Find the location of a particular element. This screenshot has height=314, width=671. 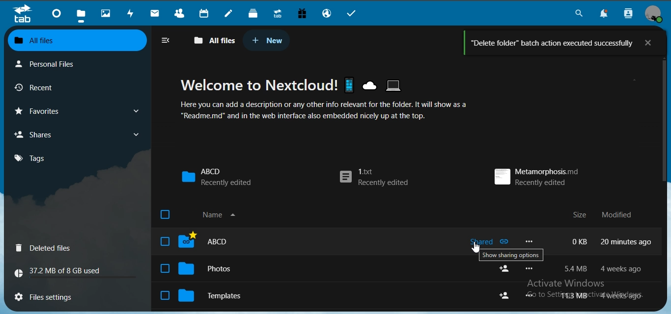

mail is located at coordinates (156, 13).